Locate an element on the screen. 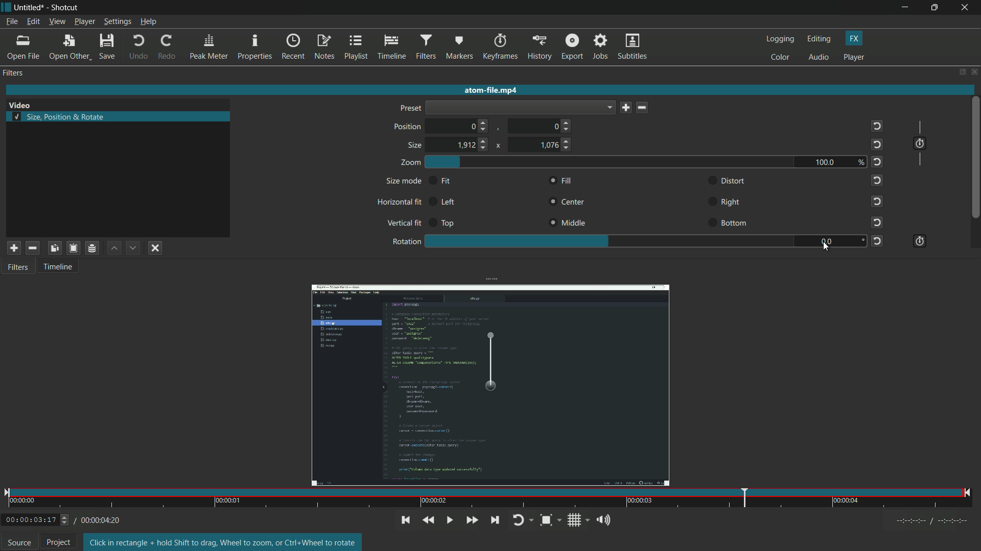  remove selected filter is located at coordinates (33, 247).